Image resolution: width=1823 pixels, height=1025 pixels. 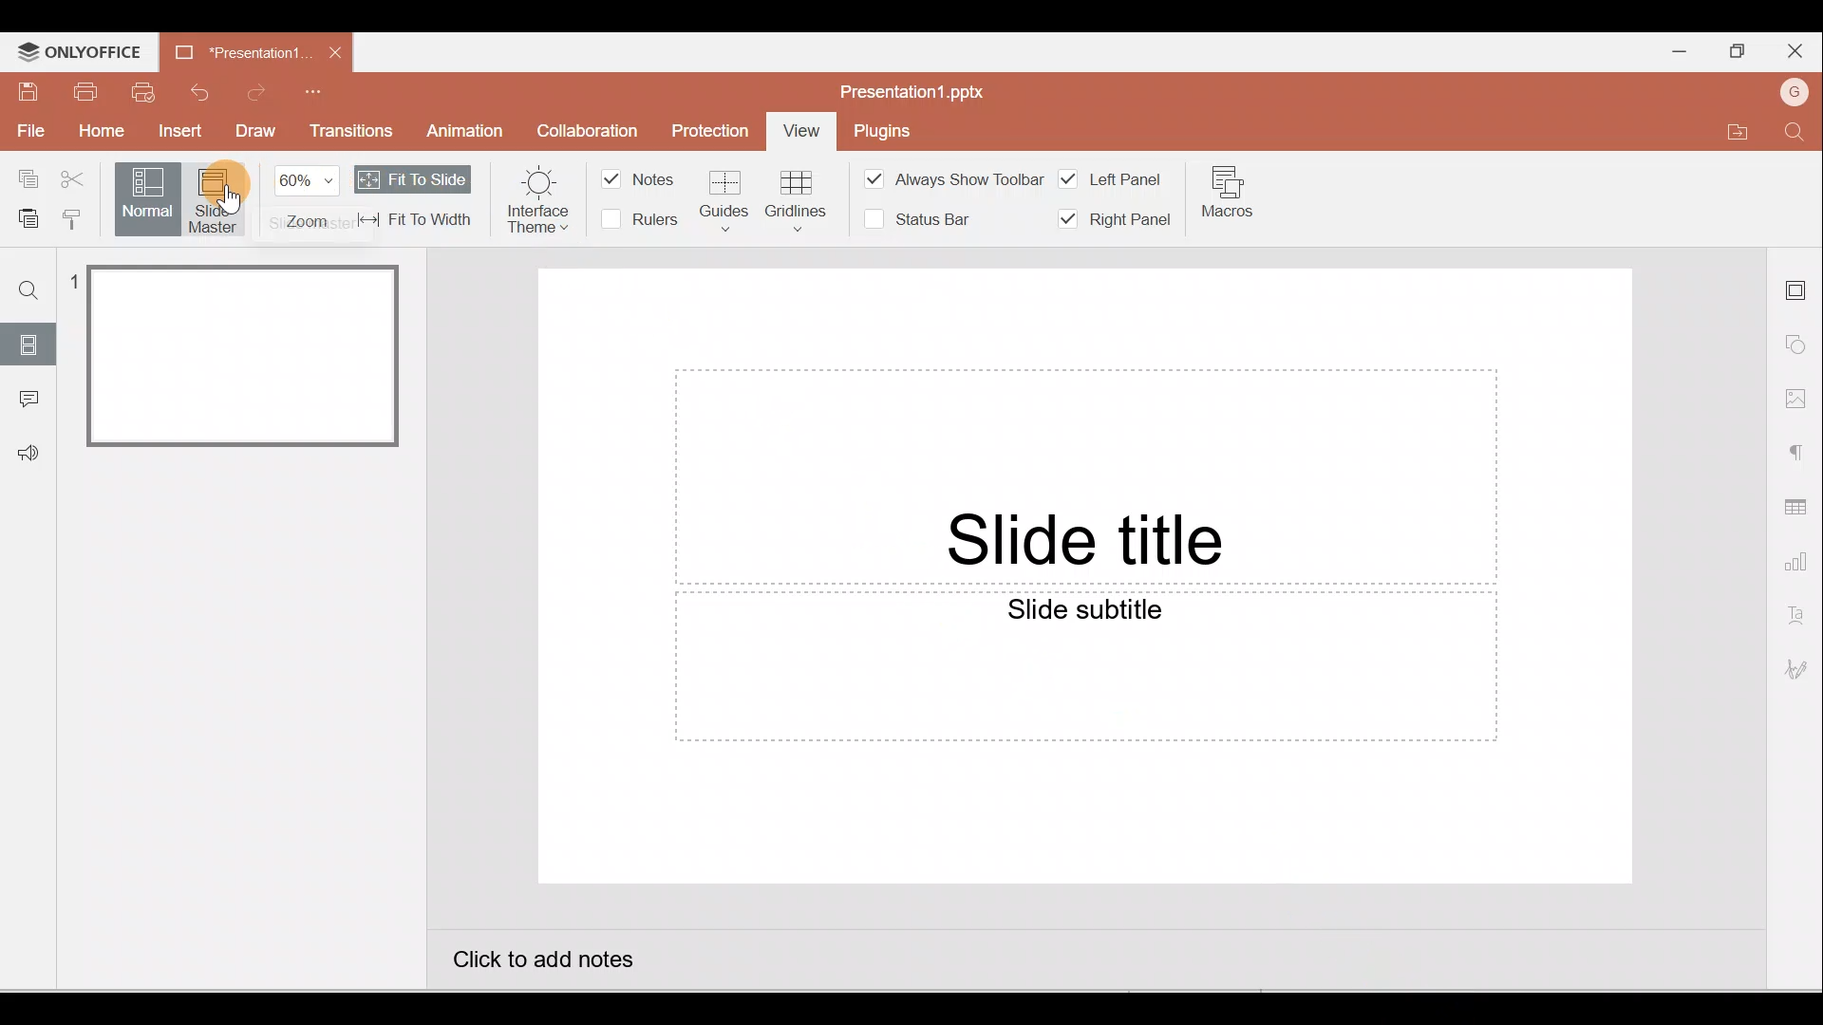 What do you see at coordinates (332, 87) in the screenshot?
I see `Customise quick access toolbar` at bounding box center [332, 87].